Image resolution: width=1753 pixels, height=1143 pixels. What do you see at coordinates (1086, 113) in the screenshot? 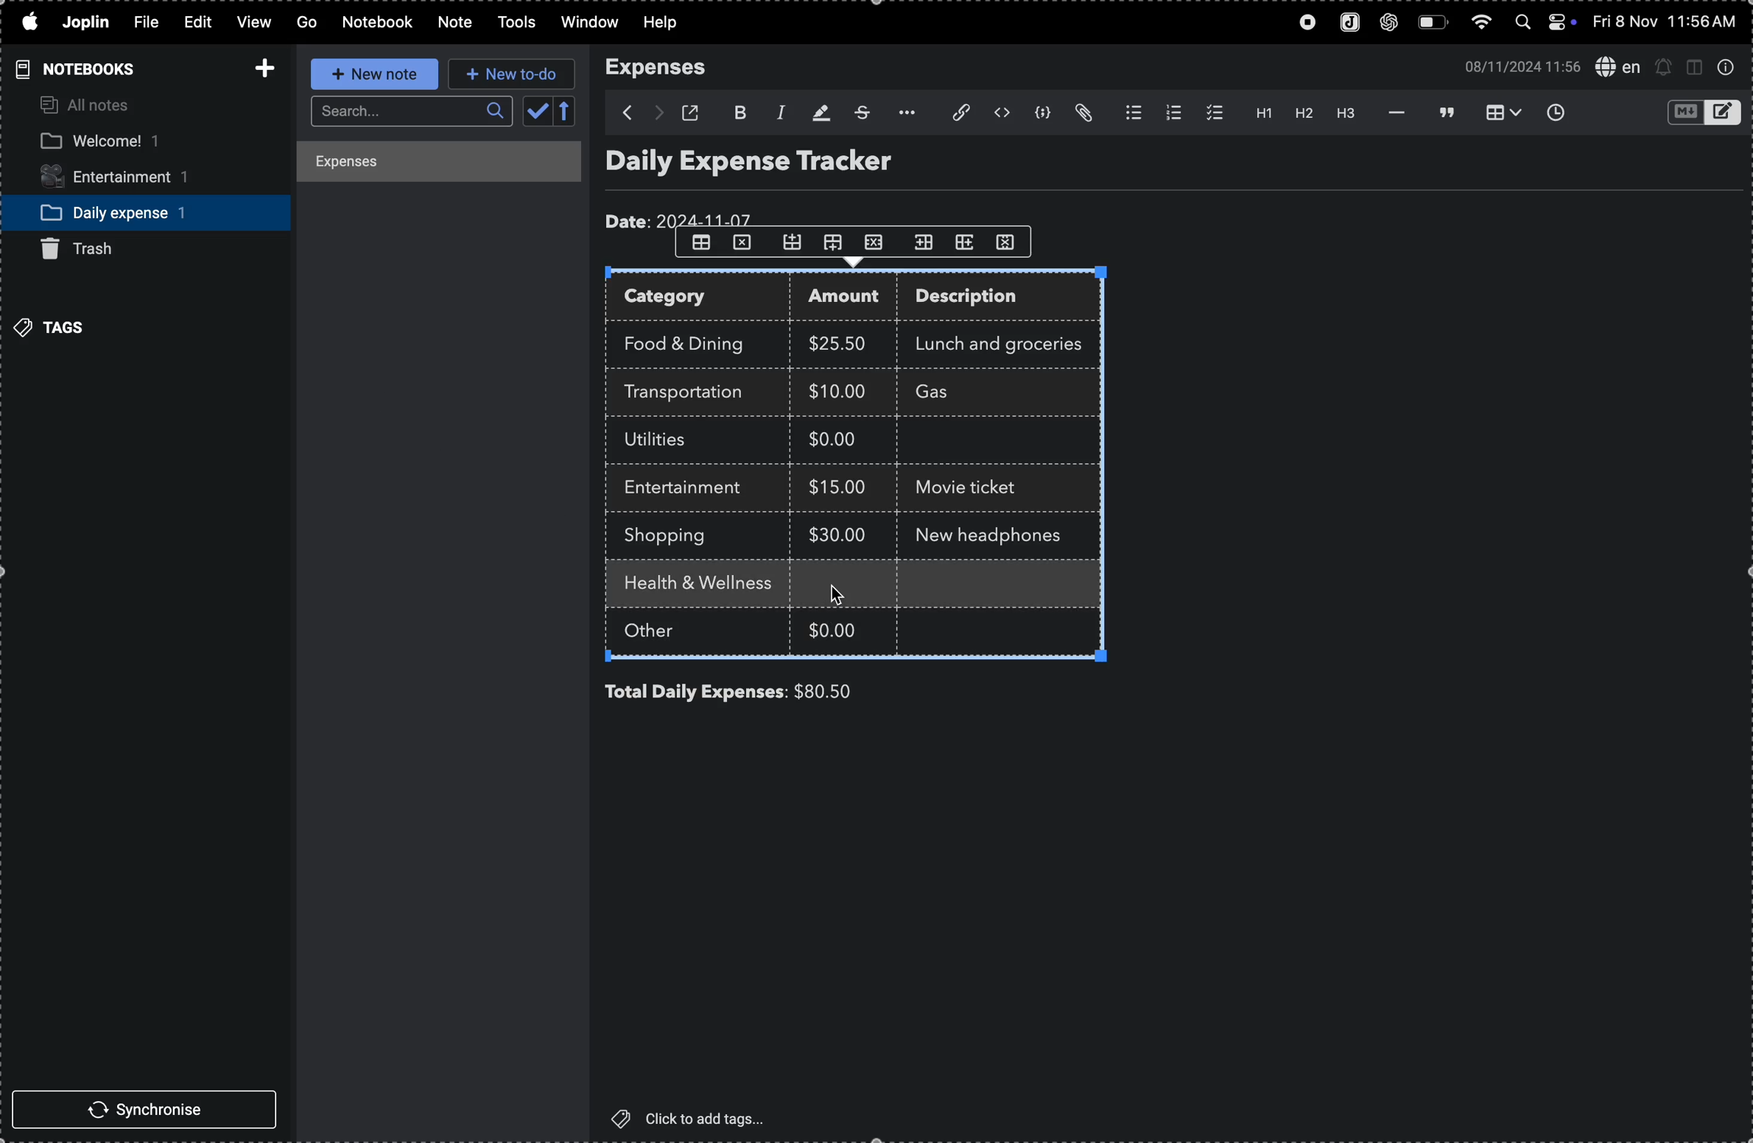
I see `attach file` at bounding box center [1086, 113].